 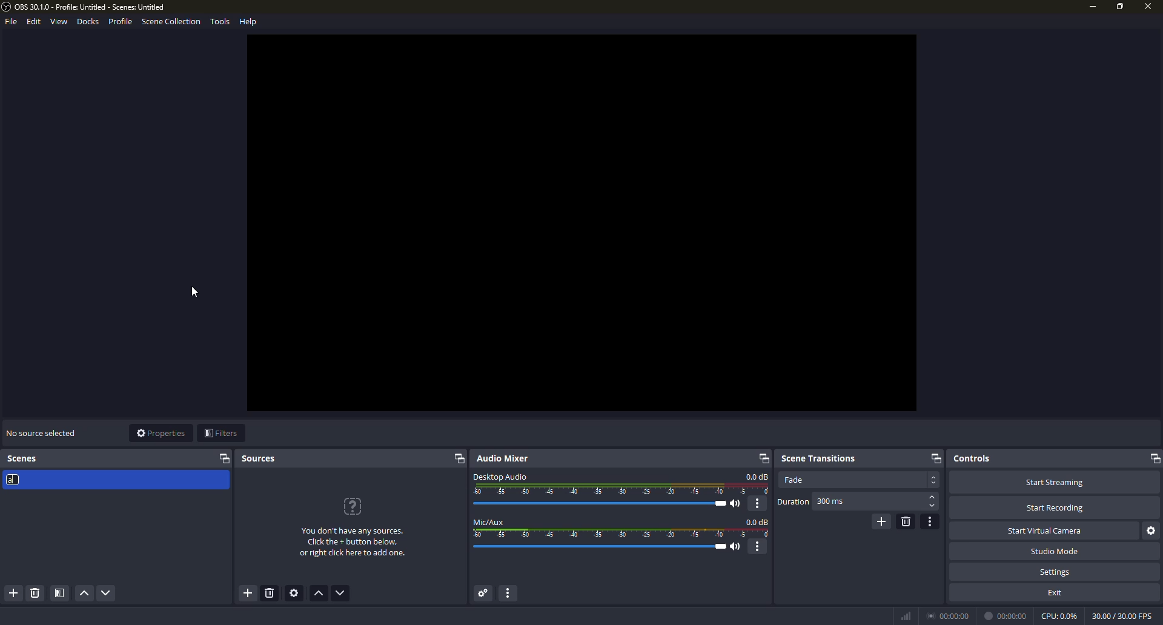 I want to click on fps, so click(x=1121, y=615).